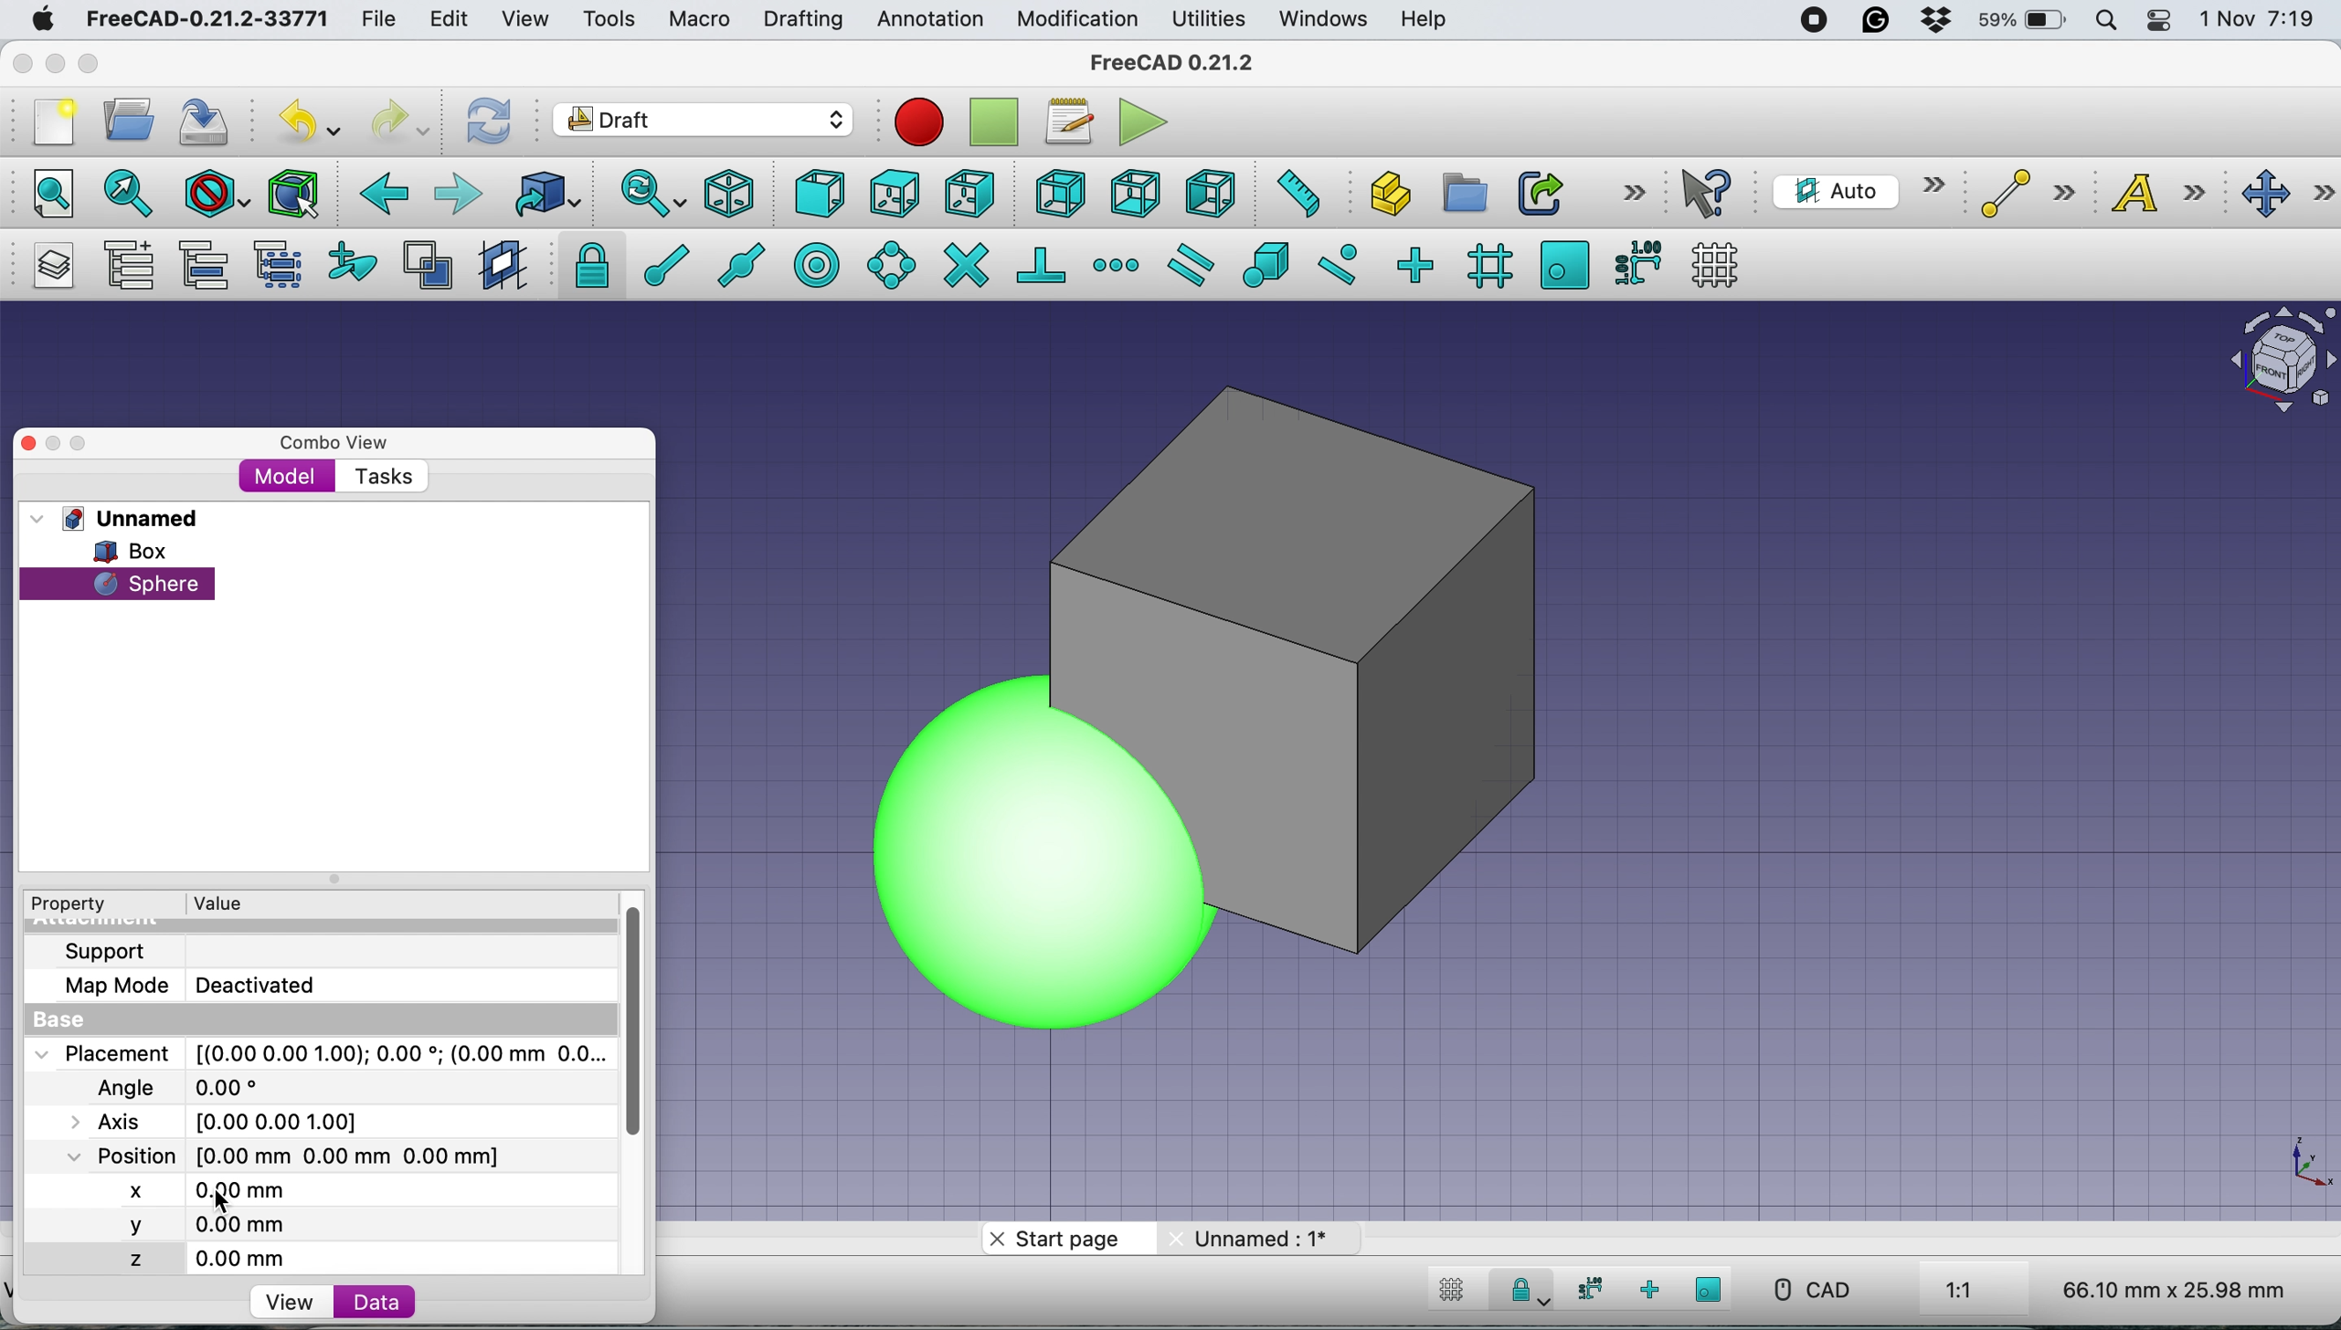 This screenshot has height=1330, width=2341. I want to click on toggle grid, so click(1715, 265).